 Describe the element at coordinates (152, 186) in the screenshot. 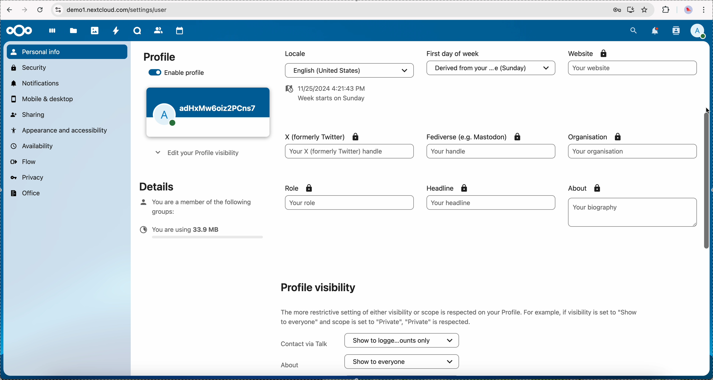

I see `details` at that location.